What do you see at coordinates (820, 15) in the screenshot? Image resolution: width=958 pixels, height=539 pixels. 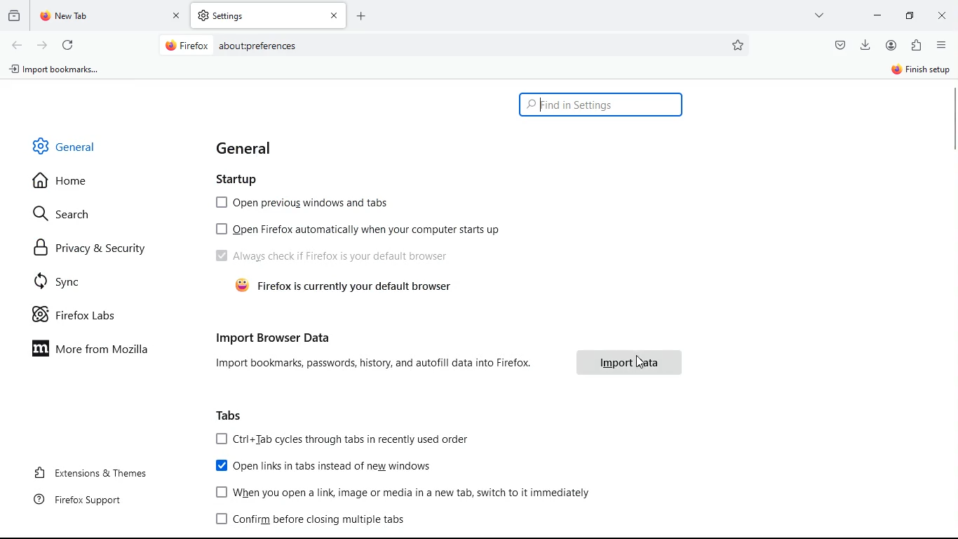 I see `more` at bounding box center [820, 15].